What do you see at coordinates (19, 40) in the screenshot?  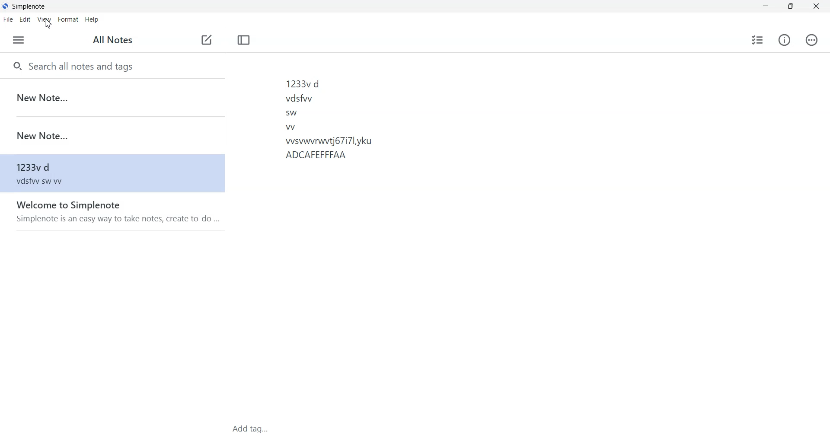 I see `Menu` at bounding box center [19, 40].